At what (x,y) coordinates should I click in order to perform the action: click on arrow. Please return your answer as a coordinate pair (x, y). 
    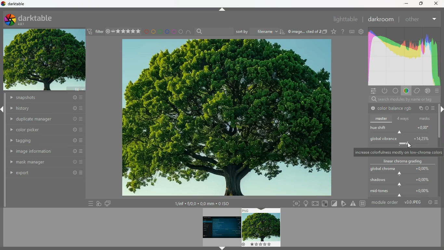
    Looking at the image, I should click on (222, 248).